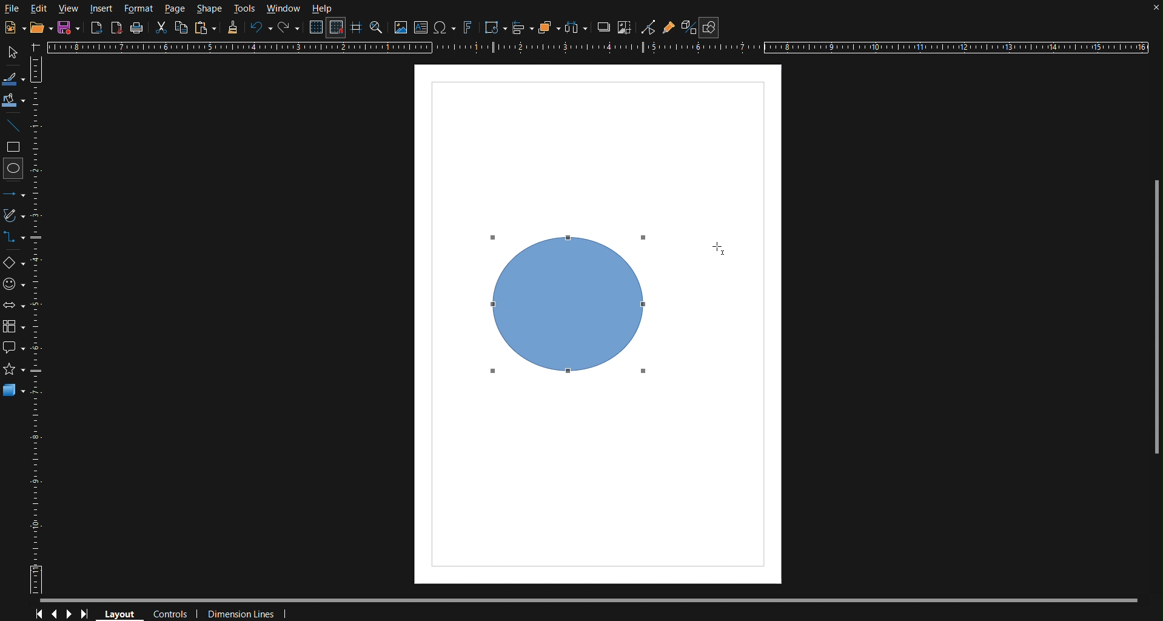 Image resolution: width=1163 pixels, height=621 pixels. What do you see at coordinates (14, 287) in the screenshot?
I see `Symbol Shapes` at bounding box center [14, 287].